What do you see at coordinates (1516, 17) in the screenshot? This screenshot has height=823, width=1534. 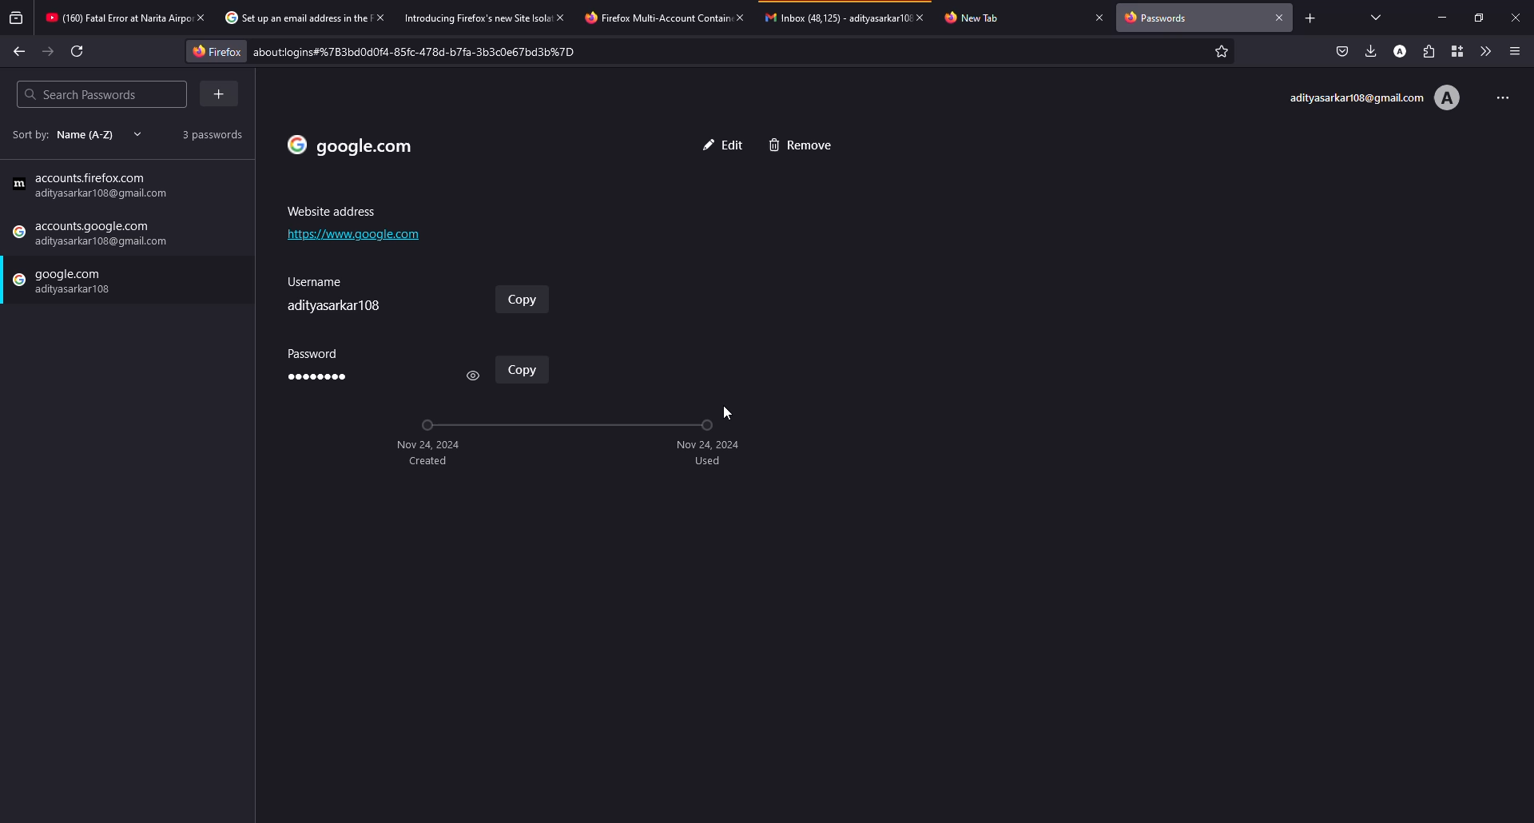 I see `close` at bounding box center [1516, 17].